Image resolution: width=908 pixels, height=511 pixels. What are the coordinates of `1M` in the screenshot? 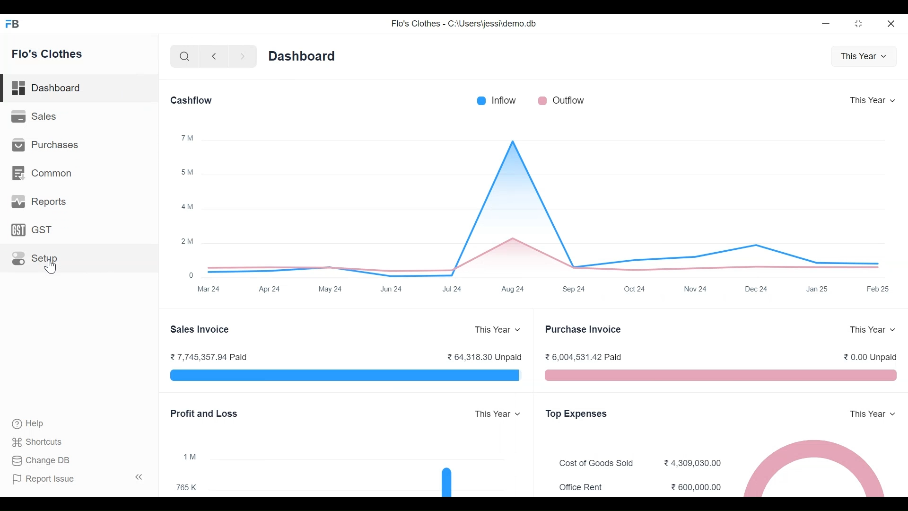 It's located at (190, 458).